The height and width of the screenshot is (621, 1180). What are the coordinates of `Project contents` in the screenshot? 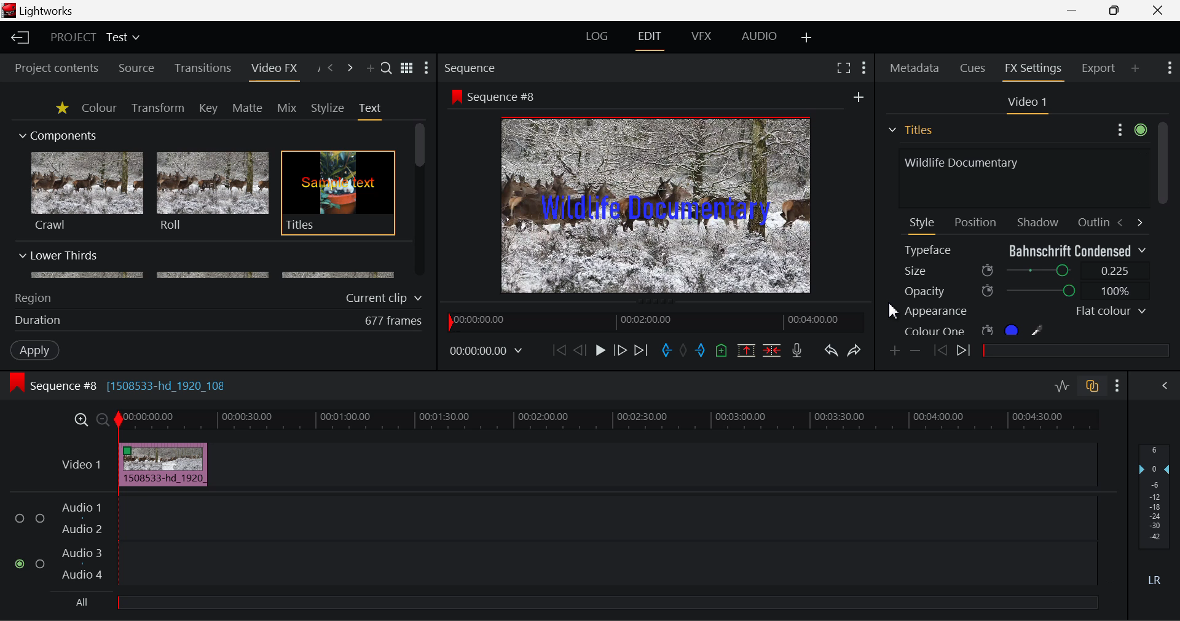 It's located at (51, 68).